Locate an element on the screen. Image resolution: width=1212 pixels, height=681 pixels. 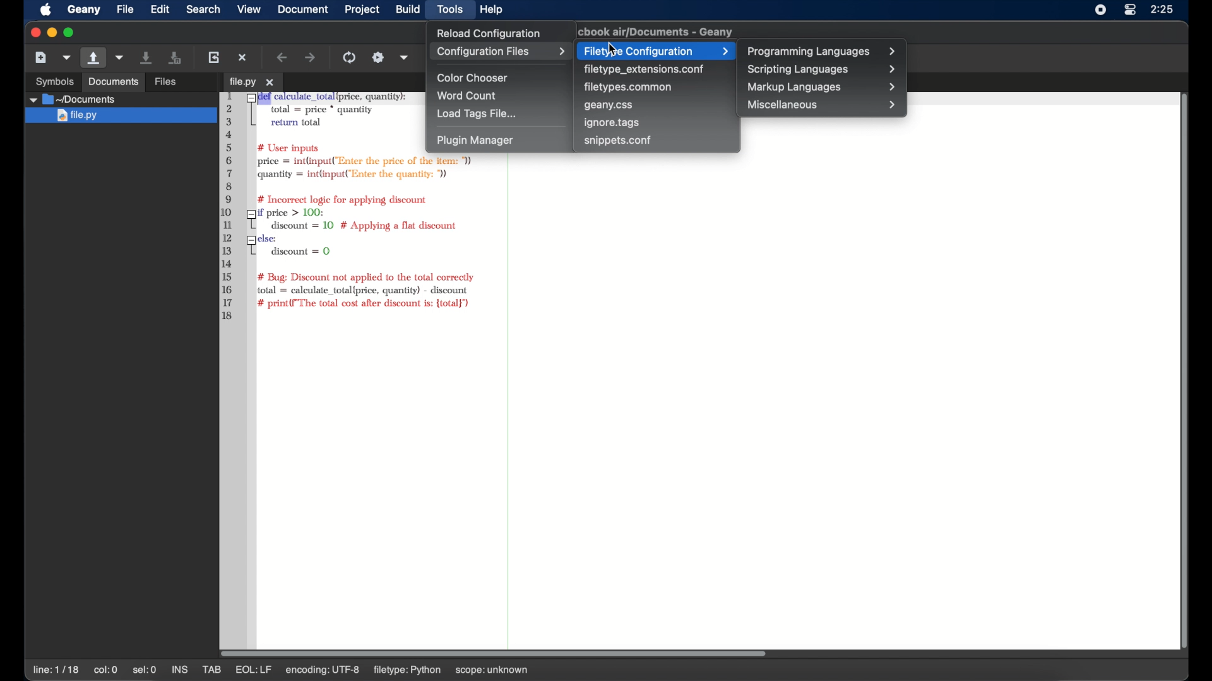
documents is located at coordinates (73, 99).